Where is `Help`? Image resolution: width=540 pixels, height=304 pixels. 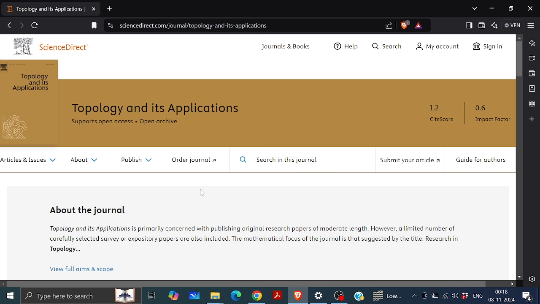
Help is located at coordinates (359, 296).